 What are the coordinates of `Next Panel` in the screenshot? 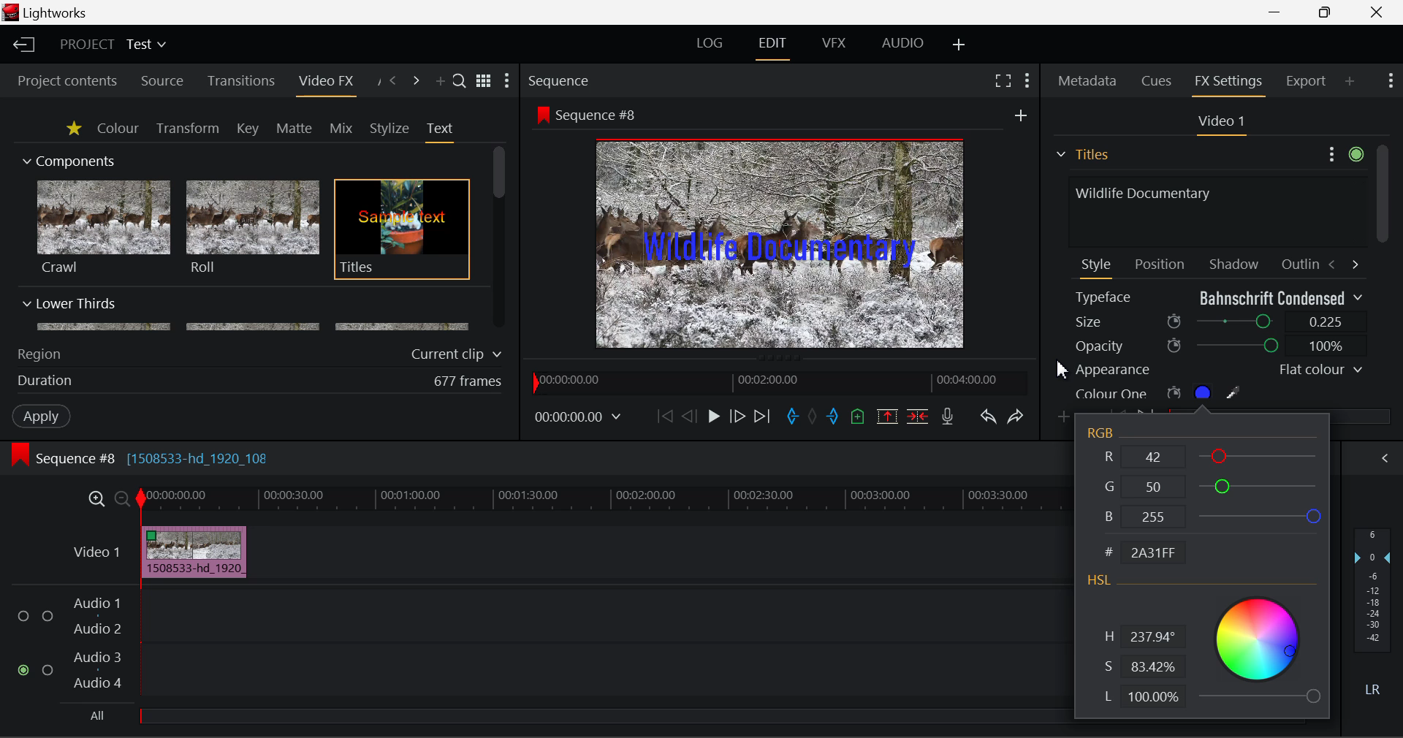 It's located at (418, 82).